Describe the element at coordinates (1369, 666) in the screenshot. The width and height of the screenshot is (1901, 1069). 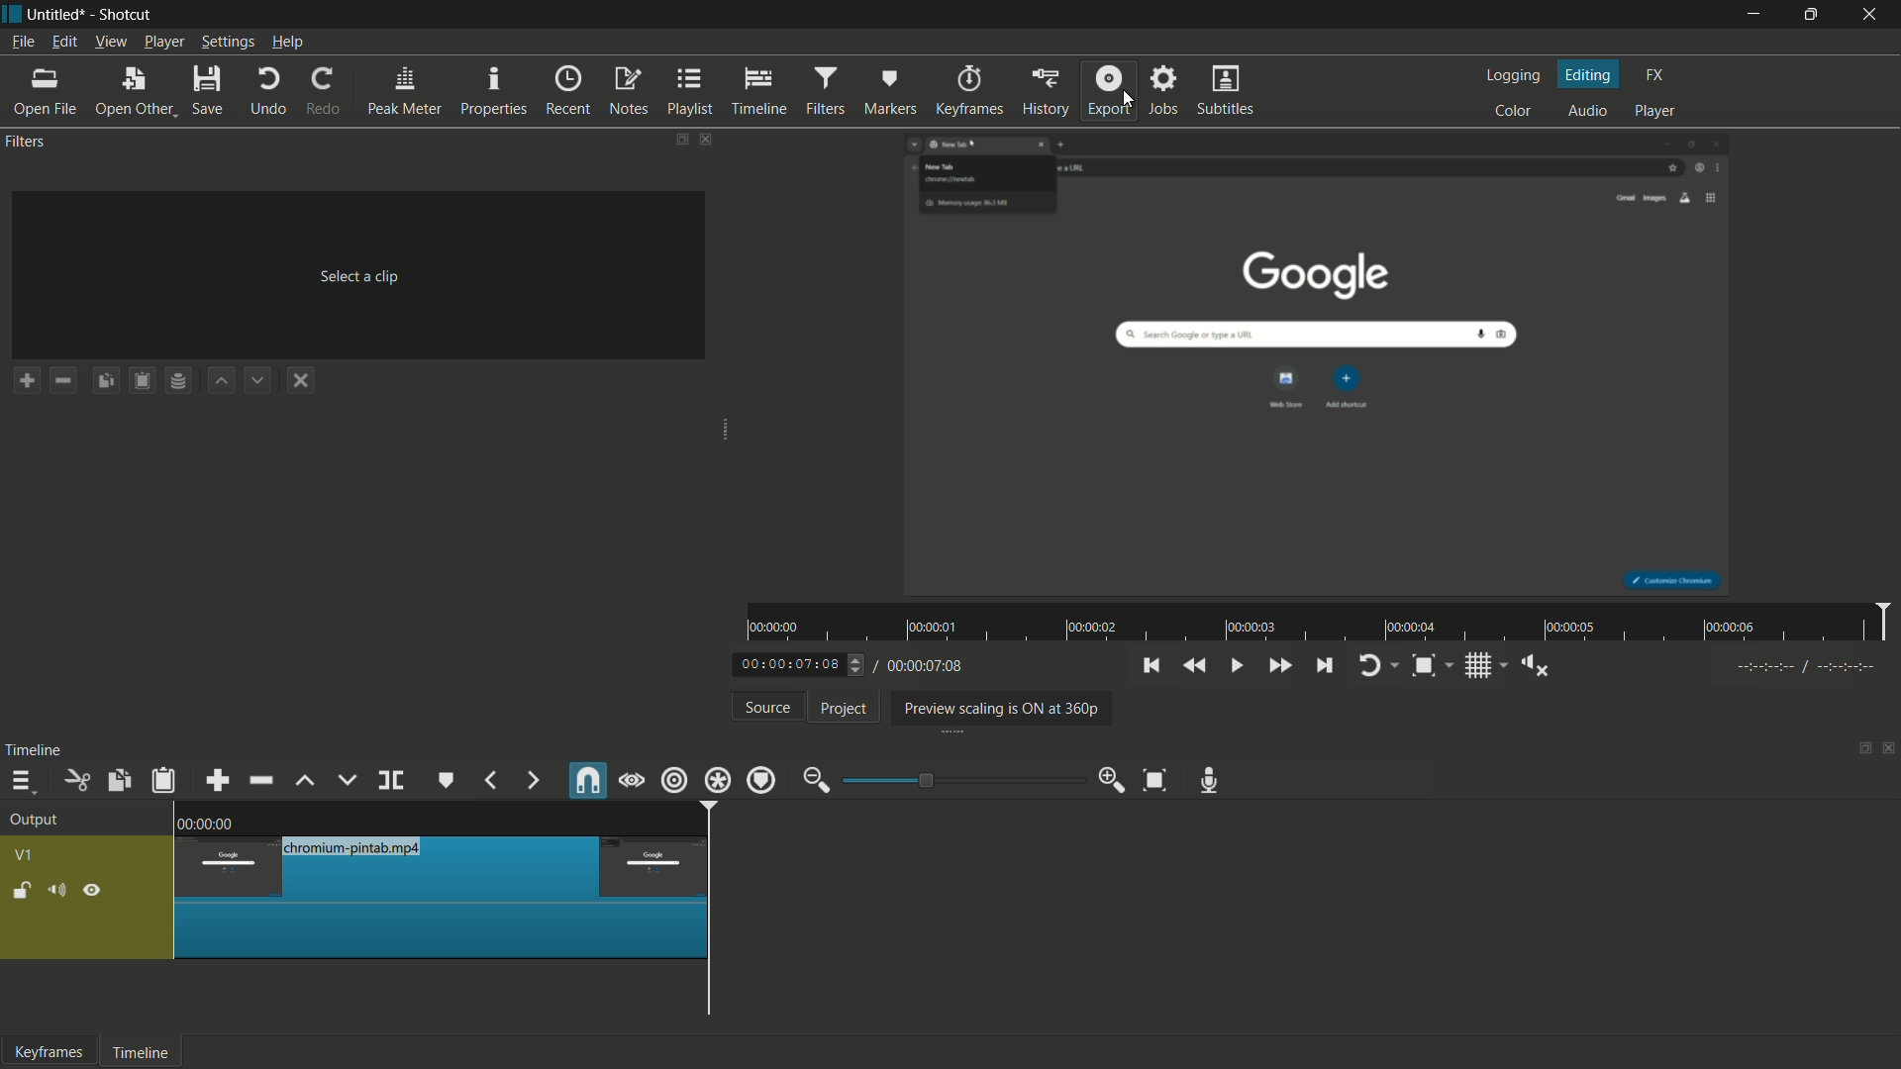
I see `toggle player looping` at that location.